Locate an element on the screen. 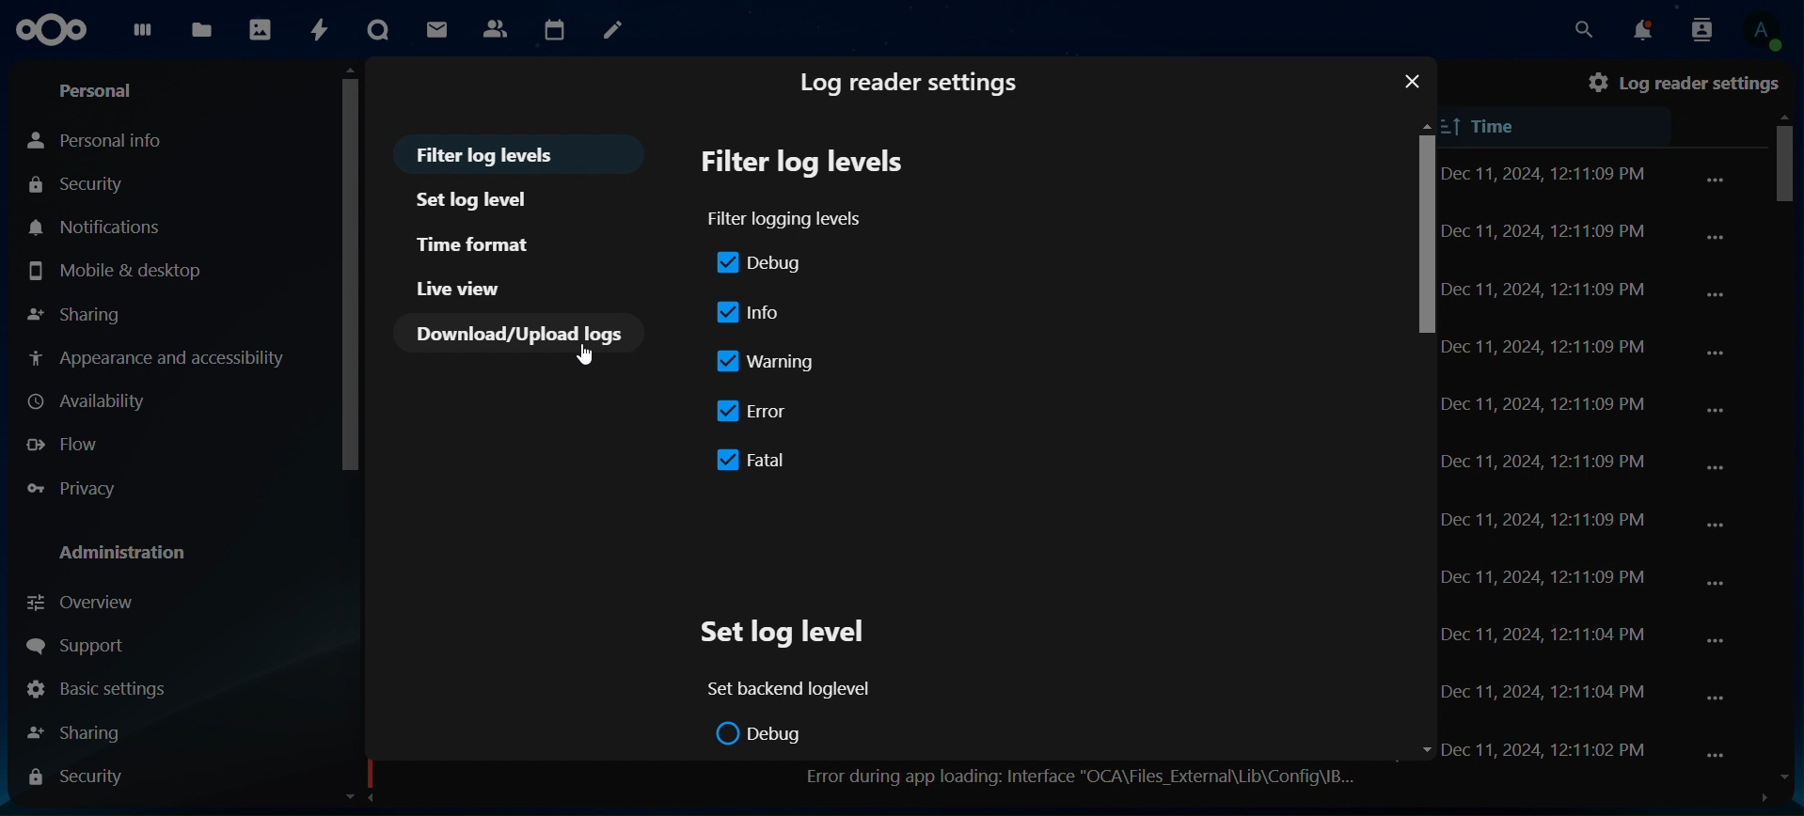  personal info is located at coordinates (103, 141).